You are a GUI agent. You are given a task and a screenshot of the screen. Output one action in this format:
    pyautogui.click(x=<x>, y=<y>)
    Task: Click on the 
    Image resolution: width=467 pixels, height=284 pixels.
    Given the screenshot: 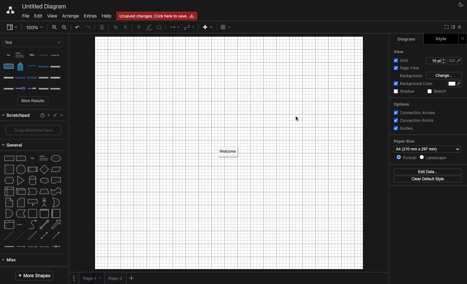 What is the action you would take?
    pyautogui.click(x=426, y=61)
    